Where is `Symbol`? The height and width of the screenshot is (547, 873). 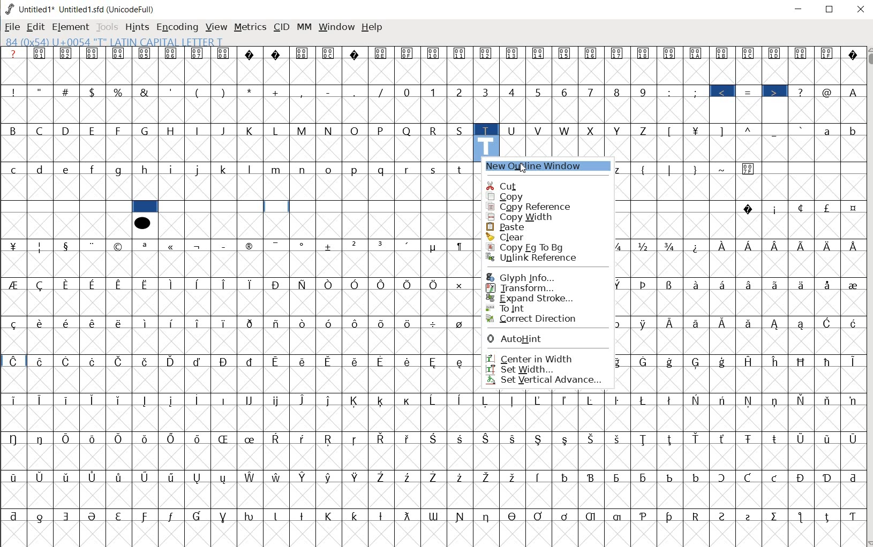
Symbol is located at coordinates (42, 285).